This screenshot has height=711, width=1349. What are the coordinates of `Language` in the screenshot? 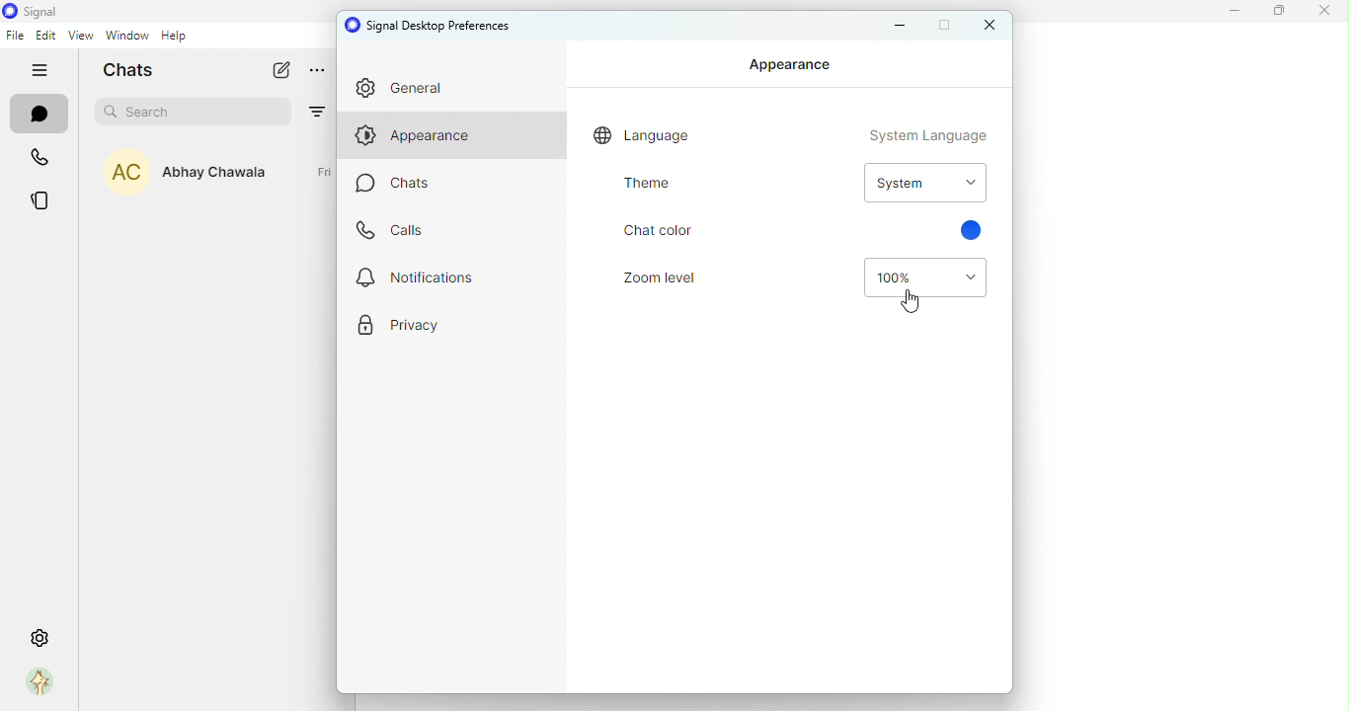 It's located at (786, 136).